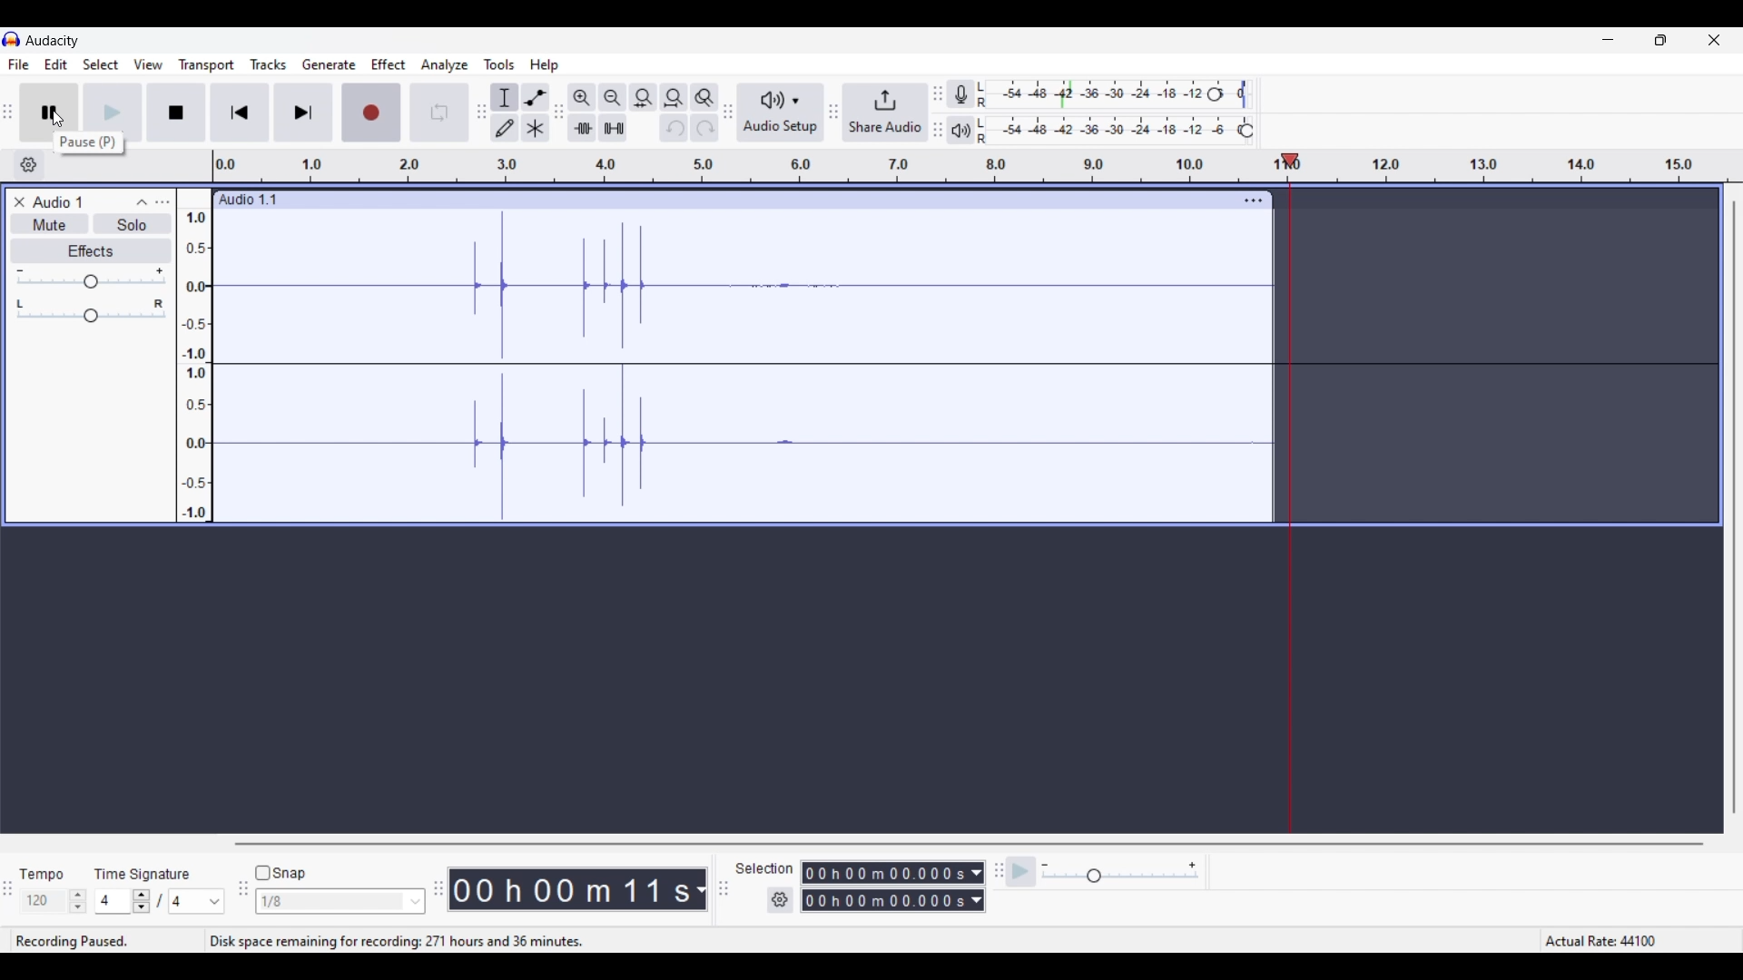 This screenshot has width=1743, height=980. I want to click on Record/Record new track, so click(370, 109).